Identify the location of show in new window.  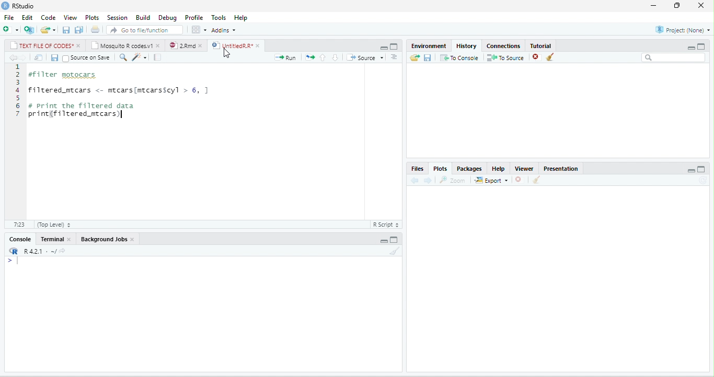
(39, 57).